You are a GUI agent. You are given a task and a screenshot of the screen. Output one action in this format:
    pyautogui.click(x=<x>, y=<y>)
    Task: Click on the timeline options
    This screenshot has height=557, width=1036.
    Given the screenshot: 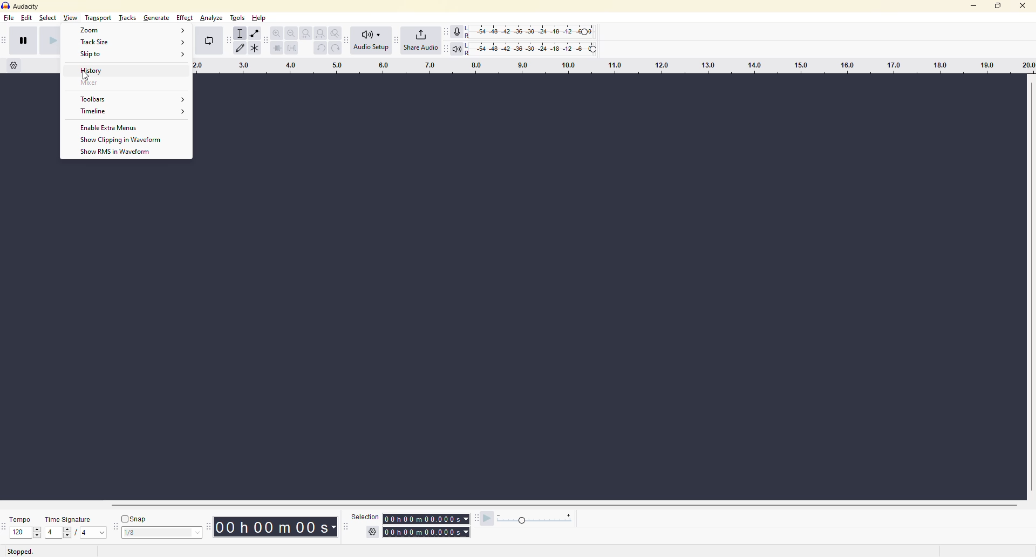 What is the action you would take?
    pyautogui.click(x=13, y=65)
    